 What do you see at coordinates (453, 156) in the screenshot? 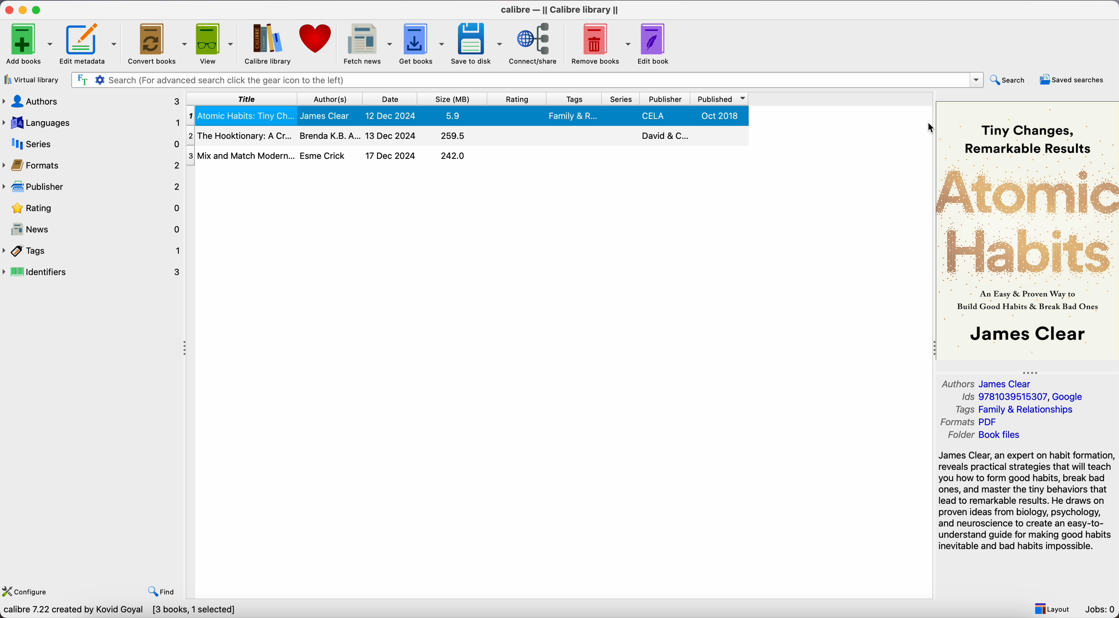
I see `242.0` at bounding box center [453, 156].